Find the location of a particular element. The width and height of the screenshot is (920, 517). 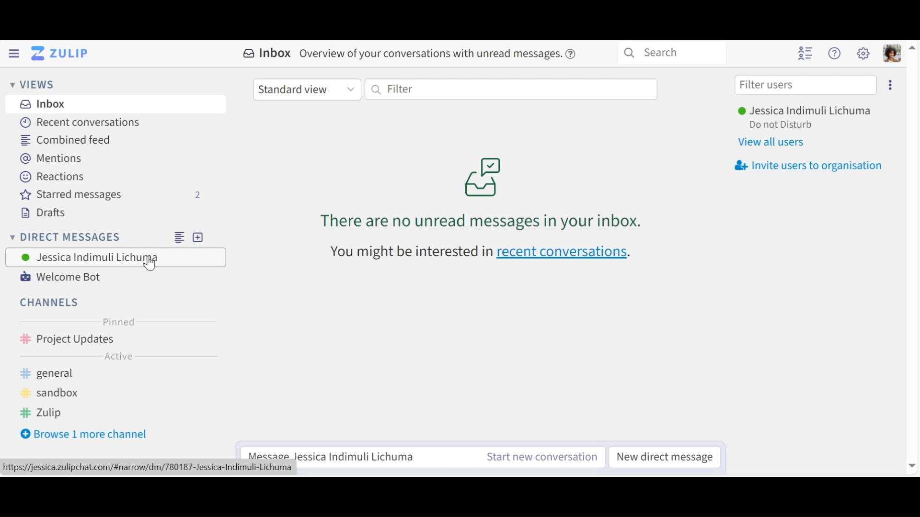

 is located at coordinates (65, 277).